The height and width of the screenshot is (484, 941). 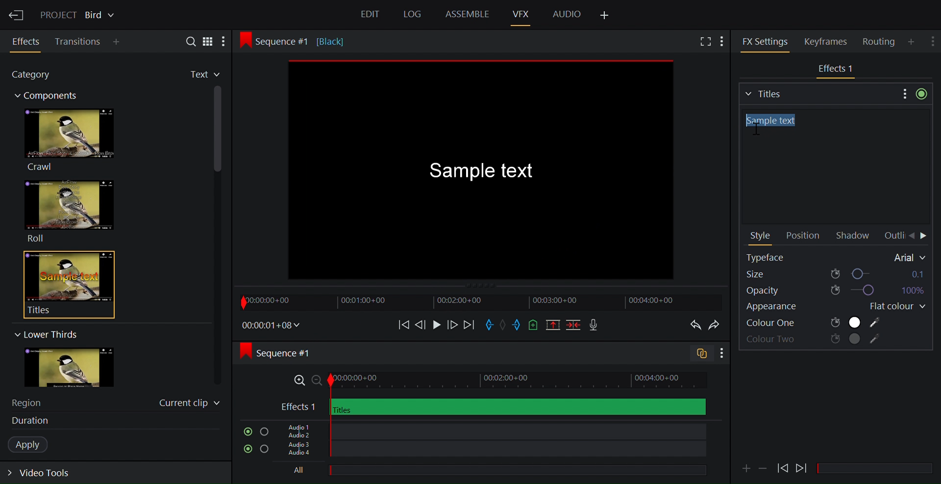 What do you see at coordinates (306, 41) in the screenshot?
I see `Sequence` at bounding box center [306, 41].